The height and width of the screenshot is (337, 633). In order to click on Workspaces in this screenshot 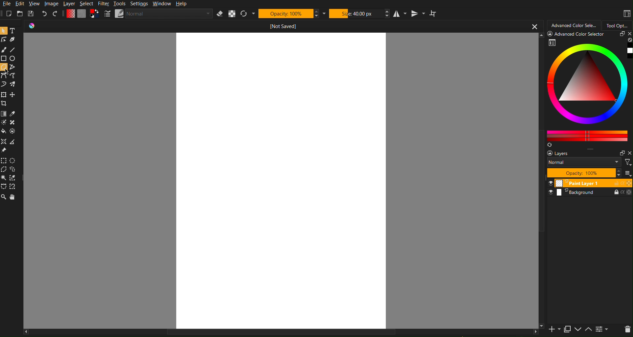, I will do `click(626, 14)`.